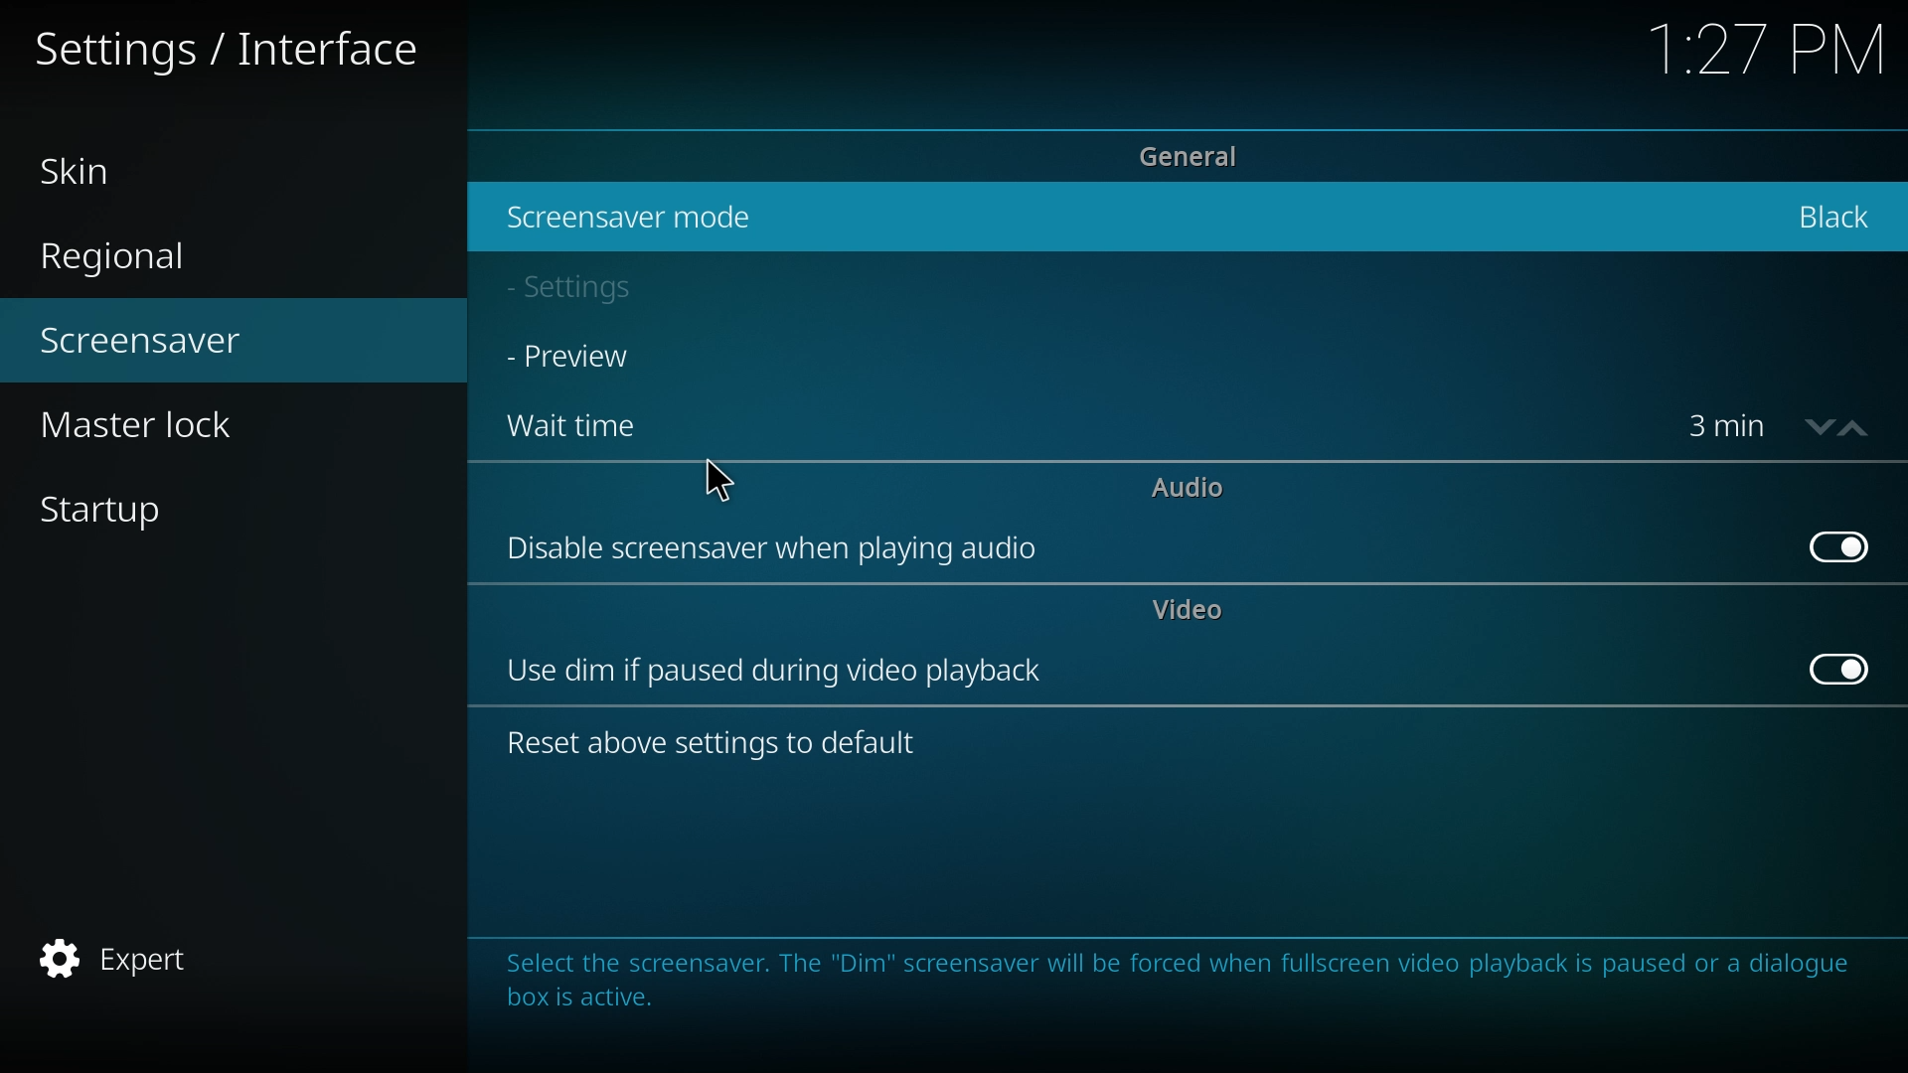 This screenshot has height=1073, width=1908. What do you see at coordinates (719, 484) in the screenshot?
I see `cursor` at bounding box center [719, 484].